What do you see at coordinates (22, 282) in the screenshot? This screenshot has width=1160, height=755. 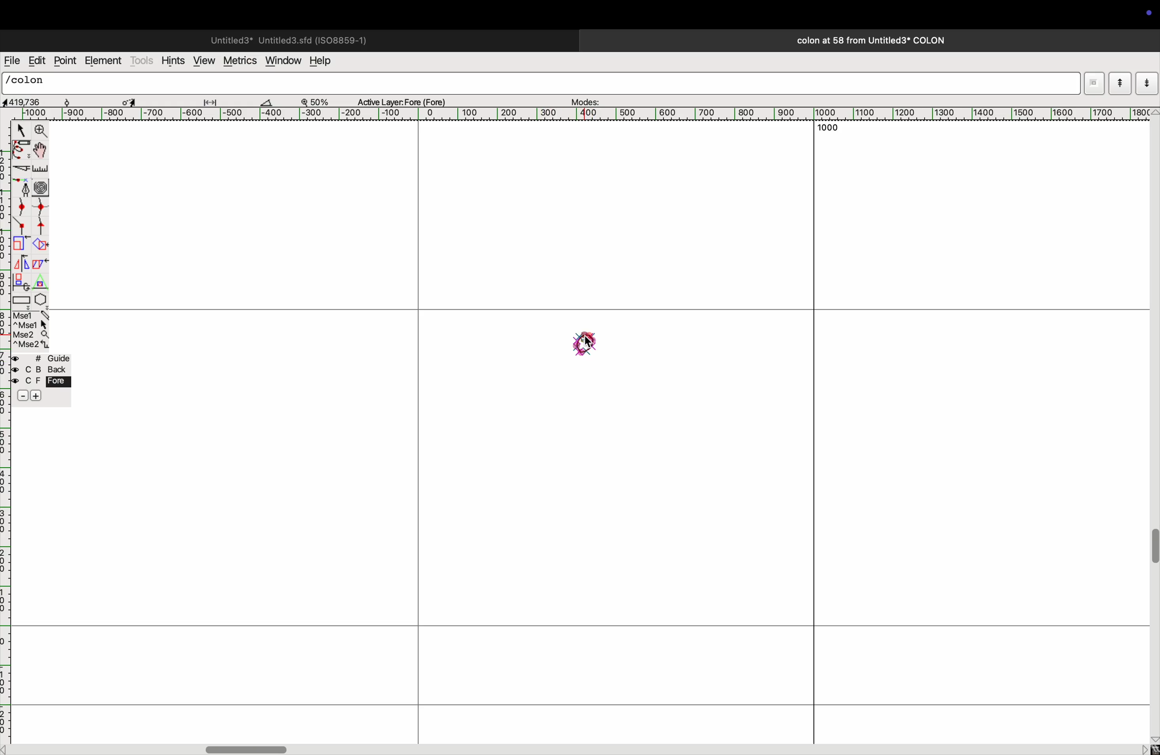 I see `clone` at bounding box center [22, 282].